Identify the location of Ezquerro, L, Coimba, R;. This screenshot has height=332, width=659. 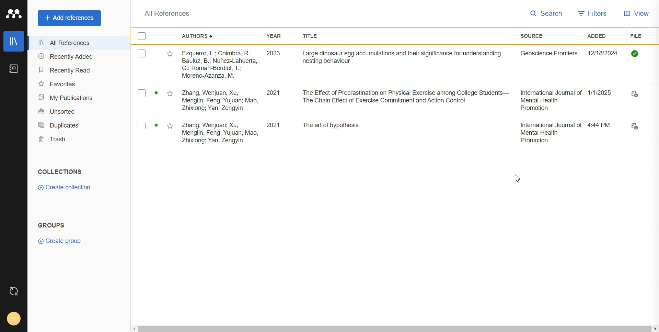
(219, 64).